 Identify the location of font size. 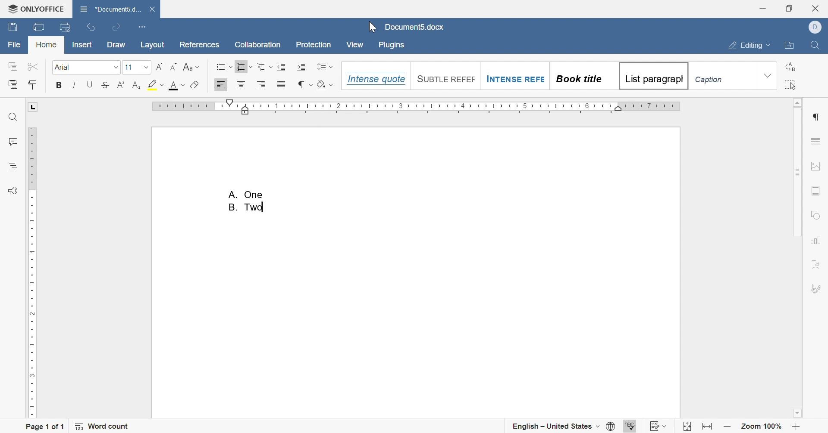
(128, 67).